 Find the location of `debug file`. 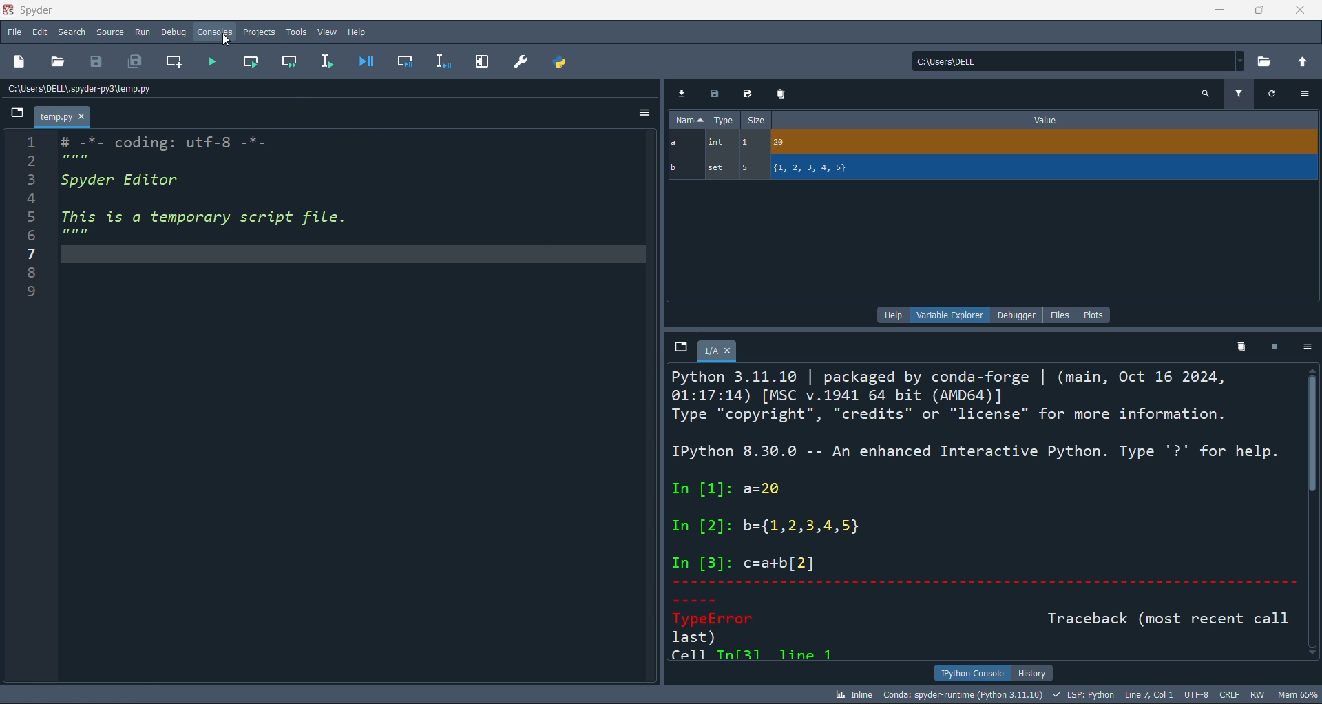

debug file is located at coordinates (368, 63).